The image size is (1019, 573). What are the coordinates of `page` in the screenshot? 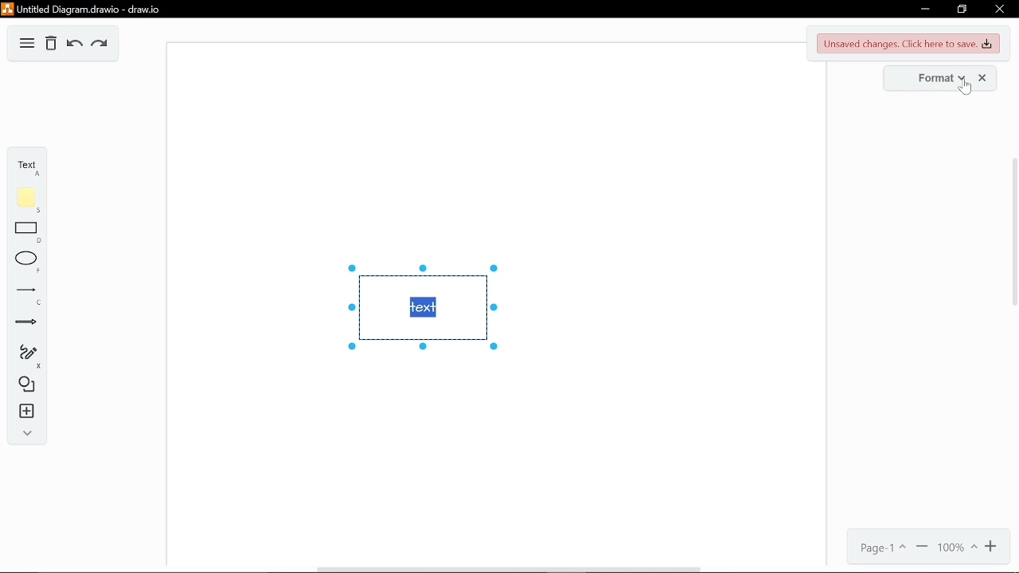 It's located at (880, 546).